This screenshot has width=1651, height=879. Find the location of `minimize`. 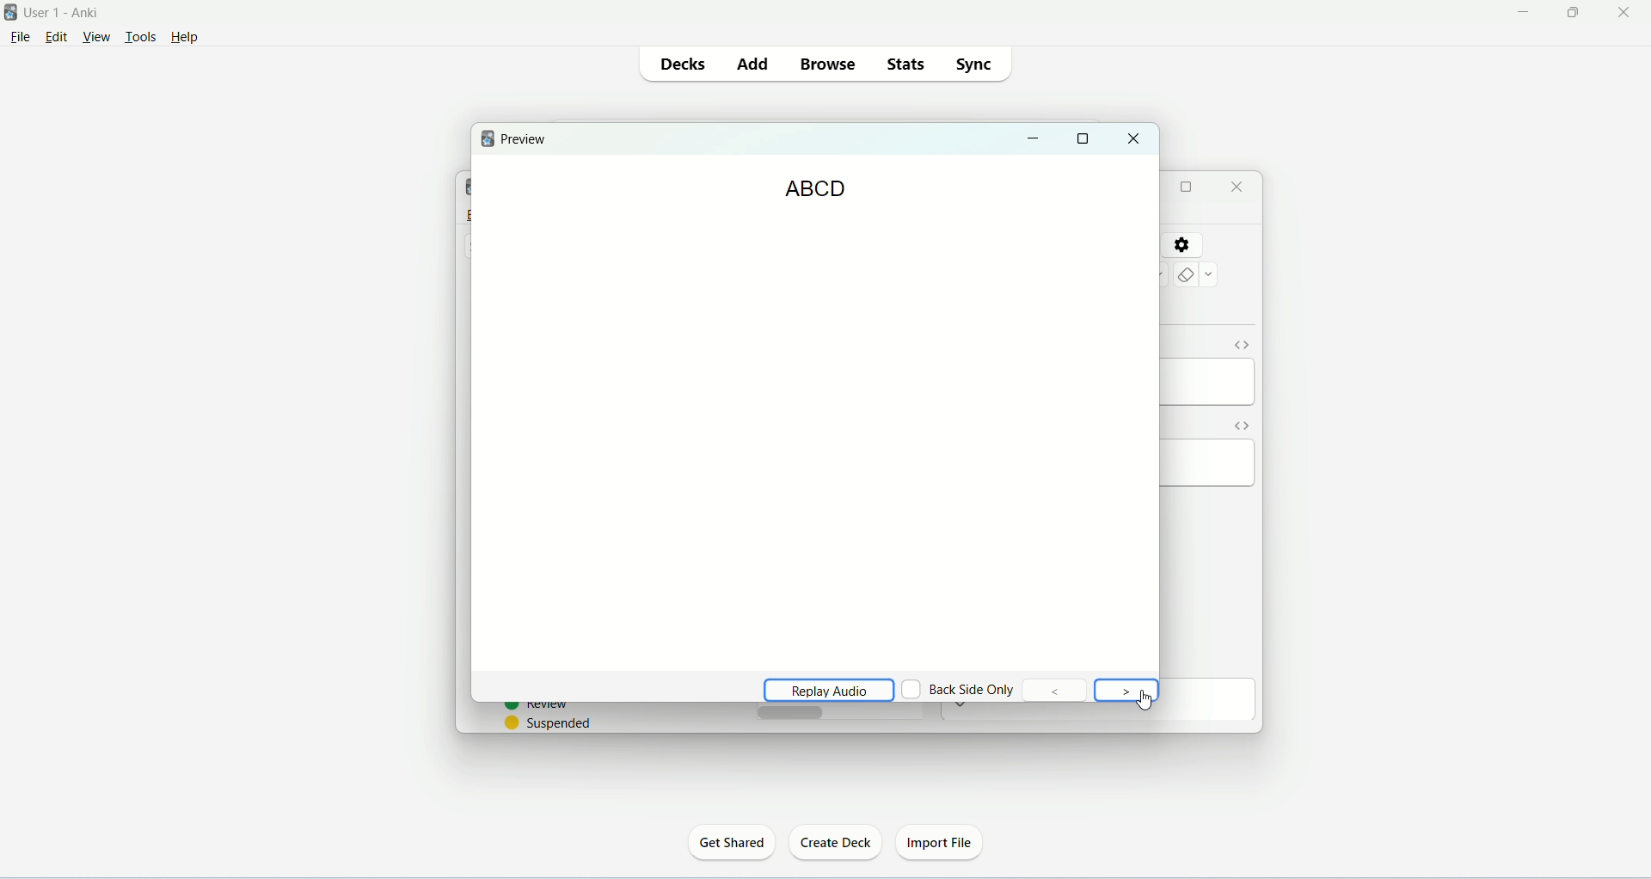

minimize is located at coordinates (1523, 13).